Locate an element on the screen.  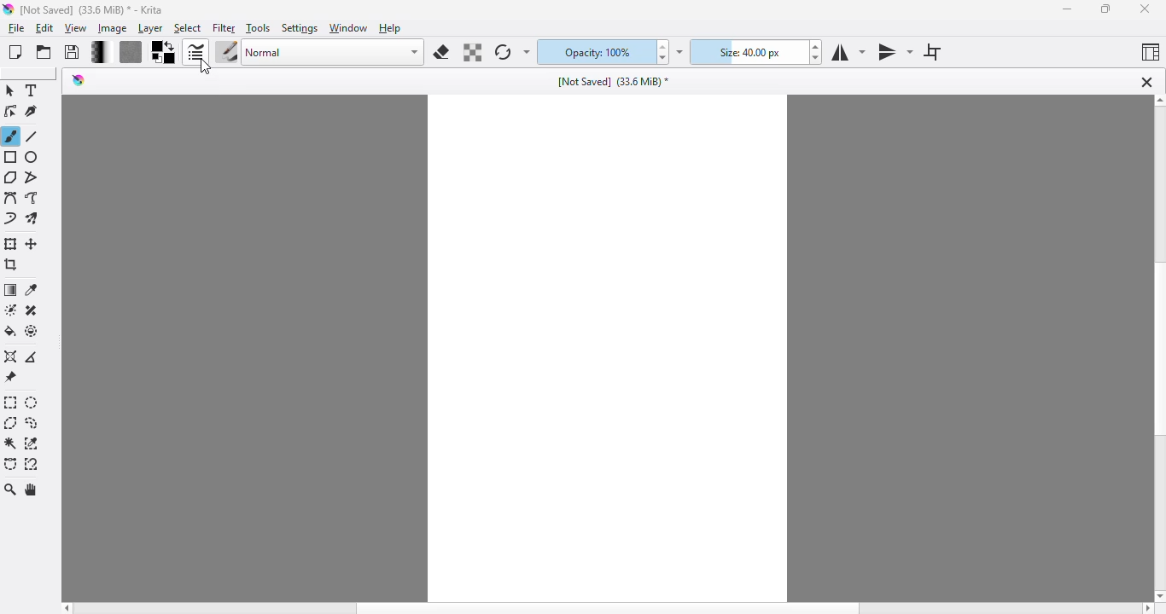
choose workspace is located at coordinates (1150, 54).